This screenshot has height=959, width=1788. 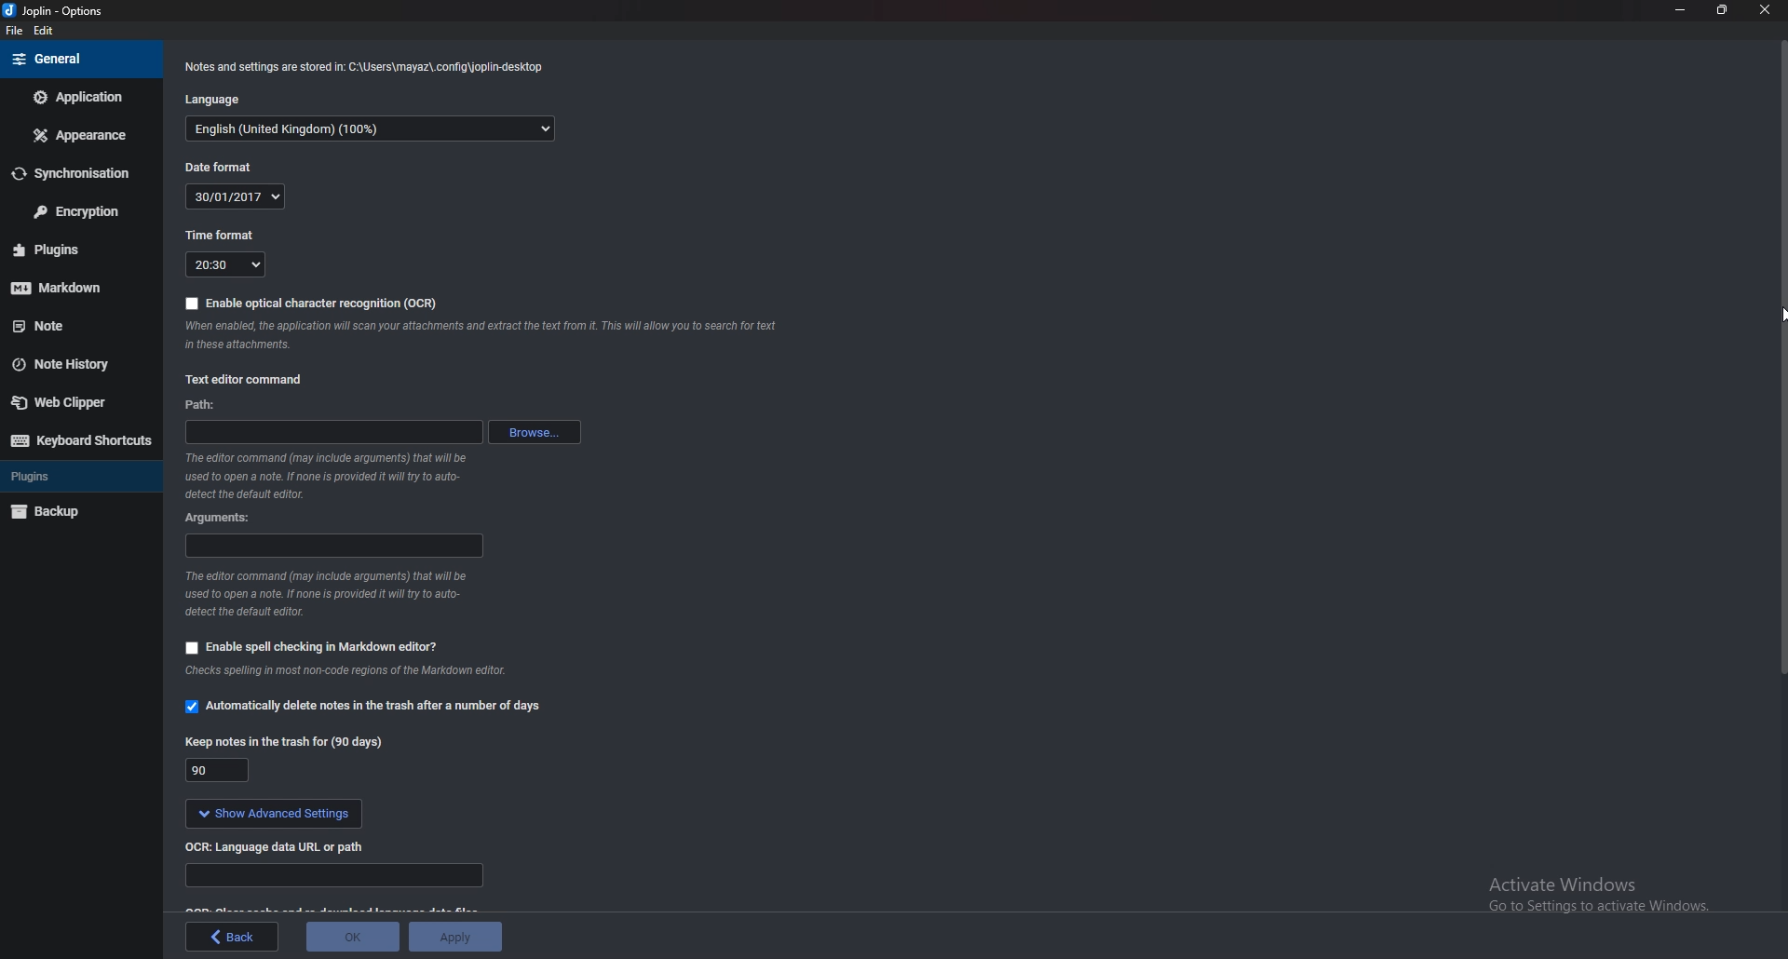 I want to click on Web clipper, so click(x=70, y=402).